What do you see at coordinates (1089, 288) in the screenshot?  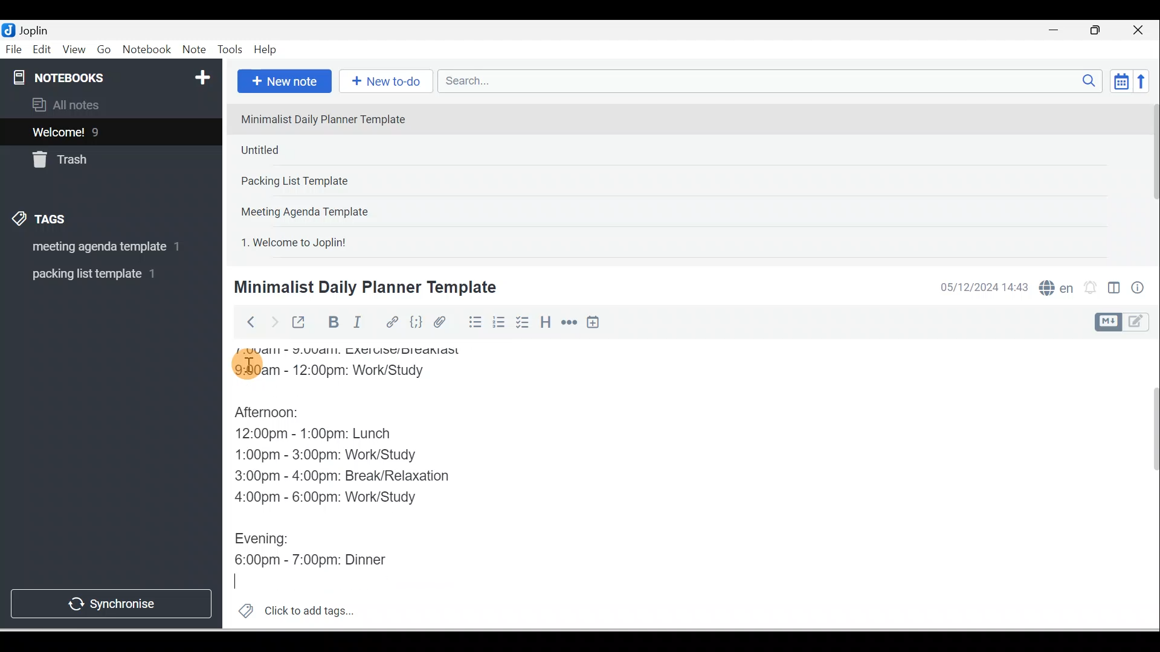 I see `Set alarm` at bounding box center [1089, 288].